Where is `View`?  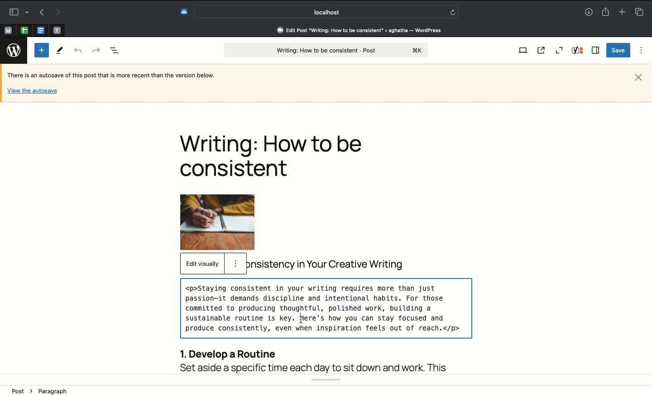
View is located at coordinates (523, 51).